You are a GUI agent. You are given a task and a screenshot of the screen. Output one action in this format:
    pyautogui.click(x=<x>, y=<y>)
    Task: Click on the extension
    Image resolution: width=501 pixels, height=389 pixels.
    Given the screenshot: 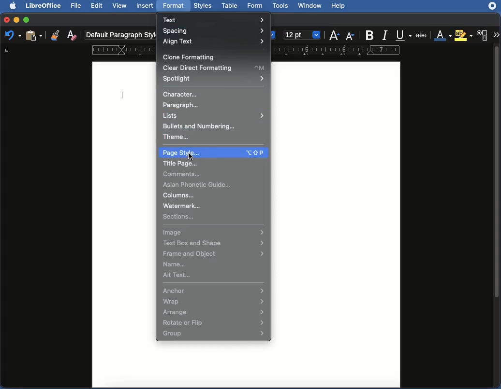 What is the action you would take?
    pyautogui.click(x=492, y=8)
    